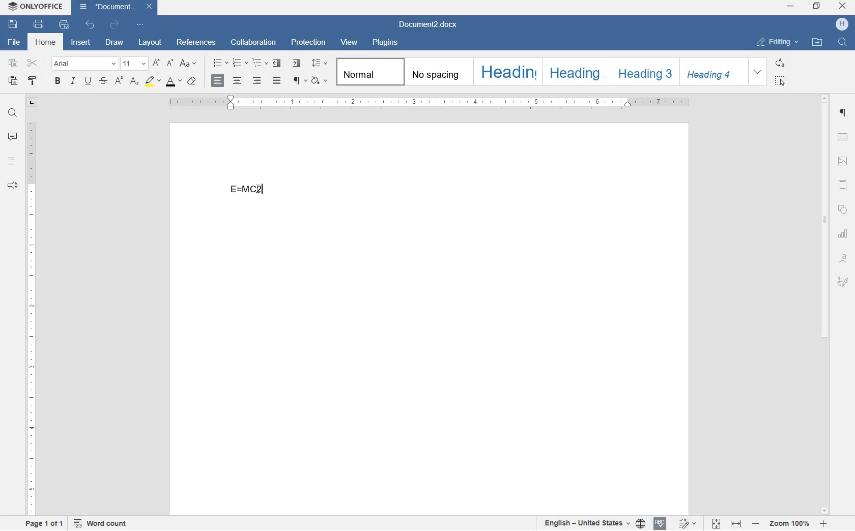 Image resolution: width=855 pixels, height=531 pixels. What do you see at coordinates (33, 81) in the screenshot?
I see `copy style` at bounding box center [33, 81].